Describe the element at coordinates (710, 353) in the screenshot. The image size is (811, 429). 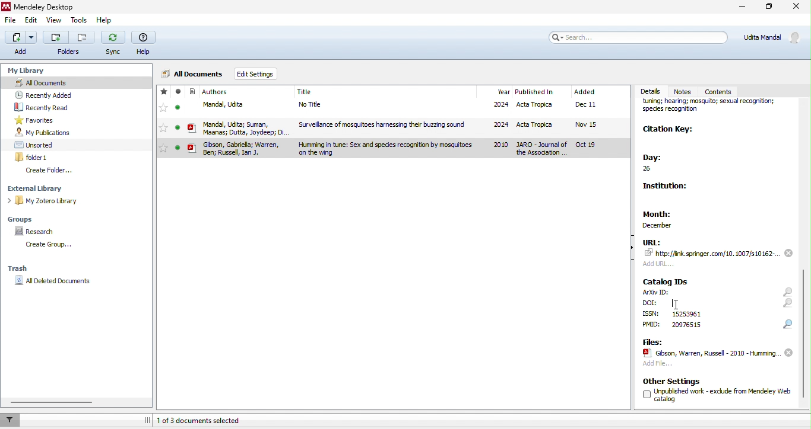
I see `file` at that location.